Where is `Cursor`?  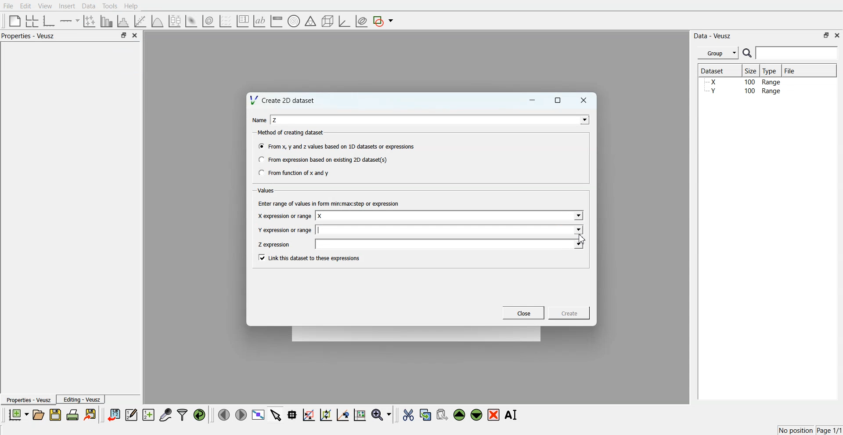 Cursor is located at coordinates (582, 237).